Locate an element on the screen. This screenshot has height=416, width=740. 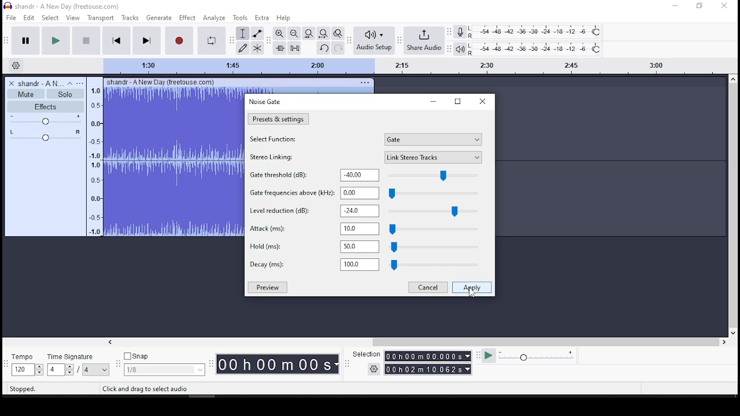
Settings is located at coordinates (17, 66).